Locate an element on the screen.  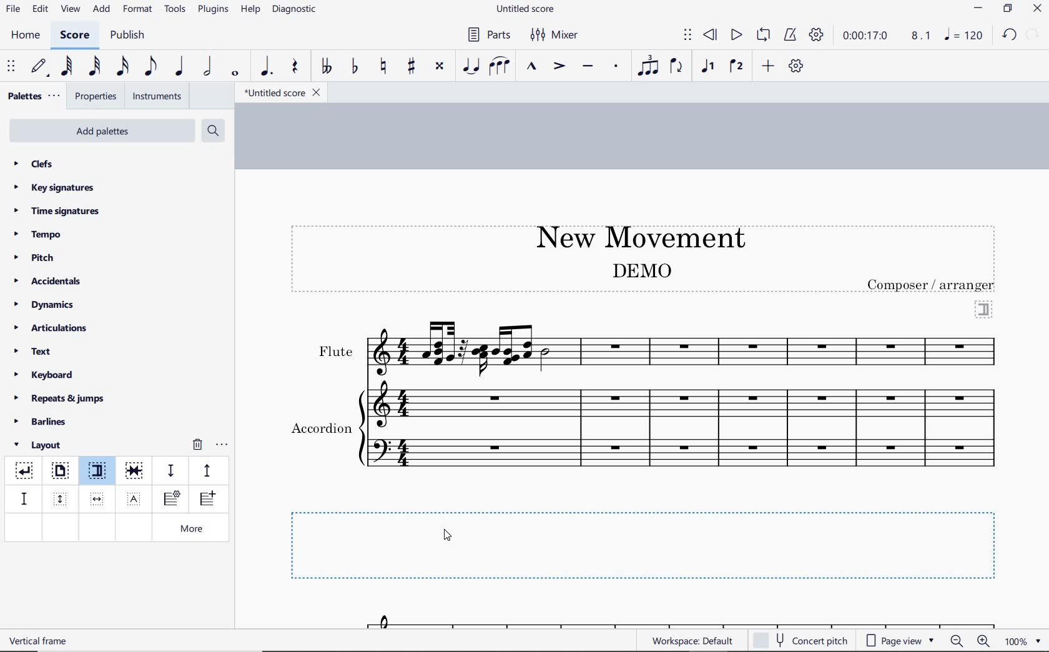
Parts is located at coordinates (486, 35).